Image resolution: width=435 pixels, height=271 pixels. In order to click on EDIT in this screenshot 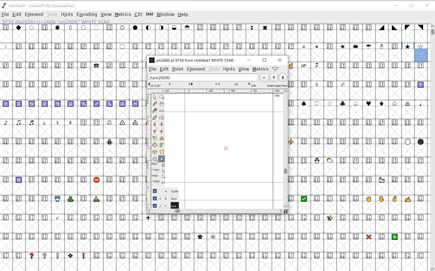, I will do `click(164, 69)`.